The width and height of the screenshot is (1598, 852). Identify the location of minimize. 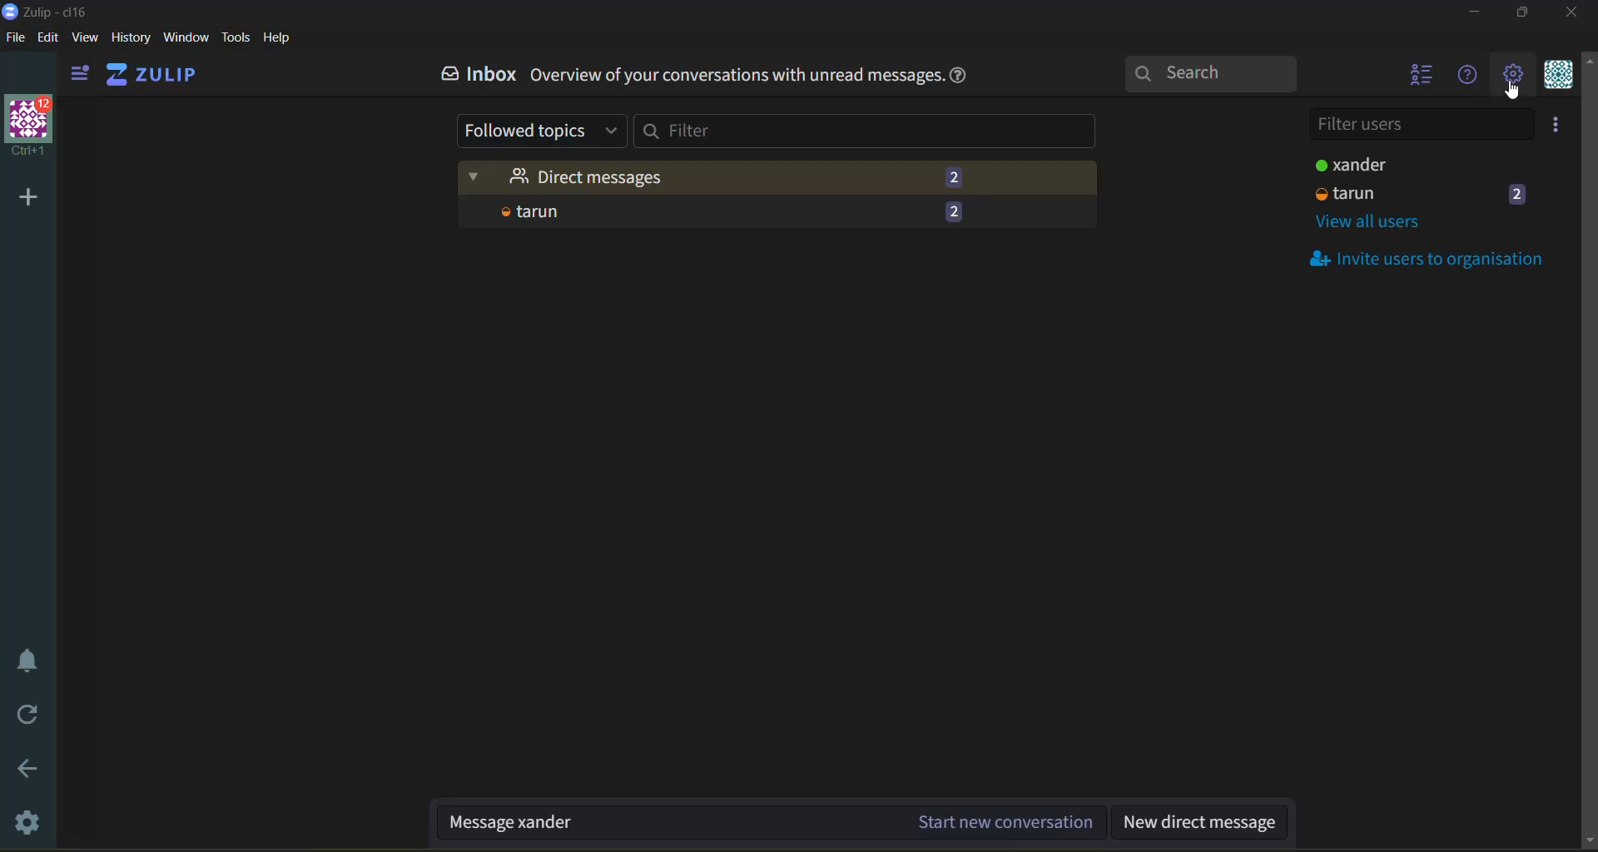
(1476, 15).